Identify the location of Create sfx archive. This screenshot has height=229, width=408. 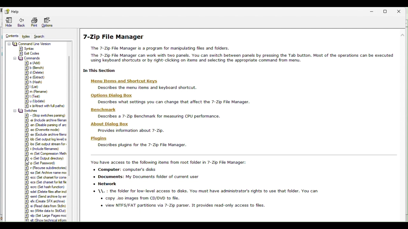
(45, 201).